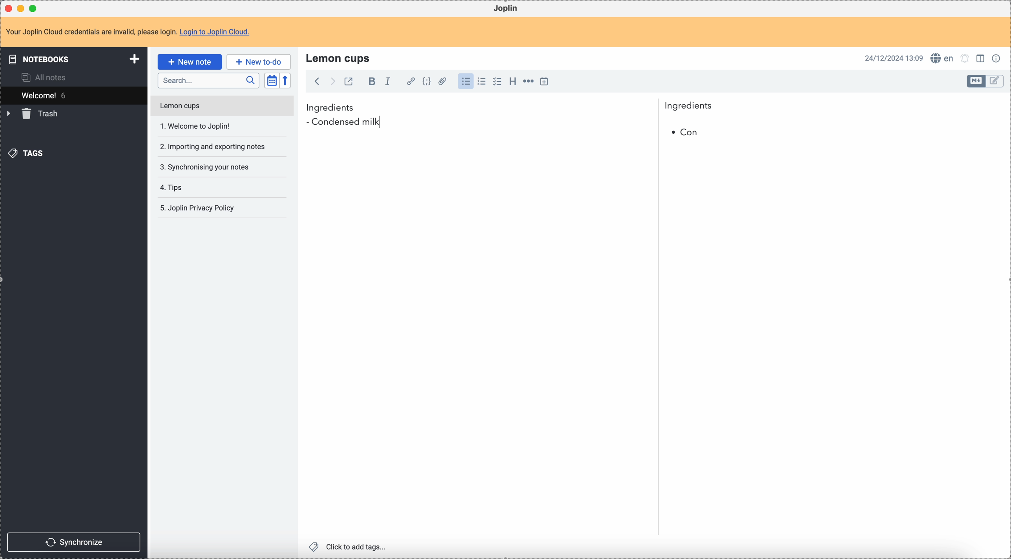 The image size is (1011, 559). What do you see at coordinates (208, 81) in the screenshot?
I see `search bar` at bounding box center [208, 81].